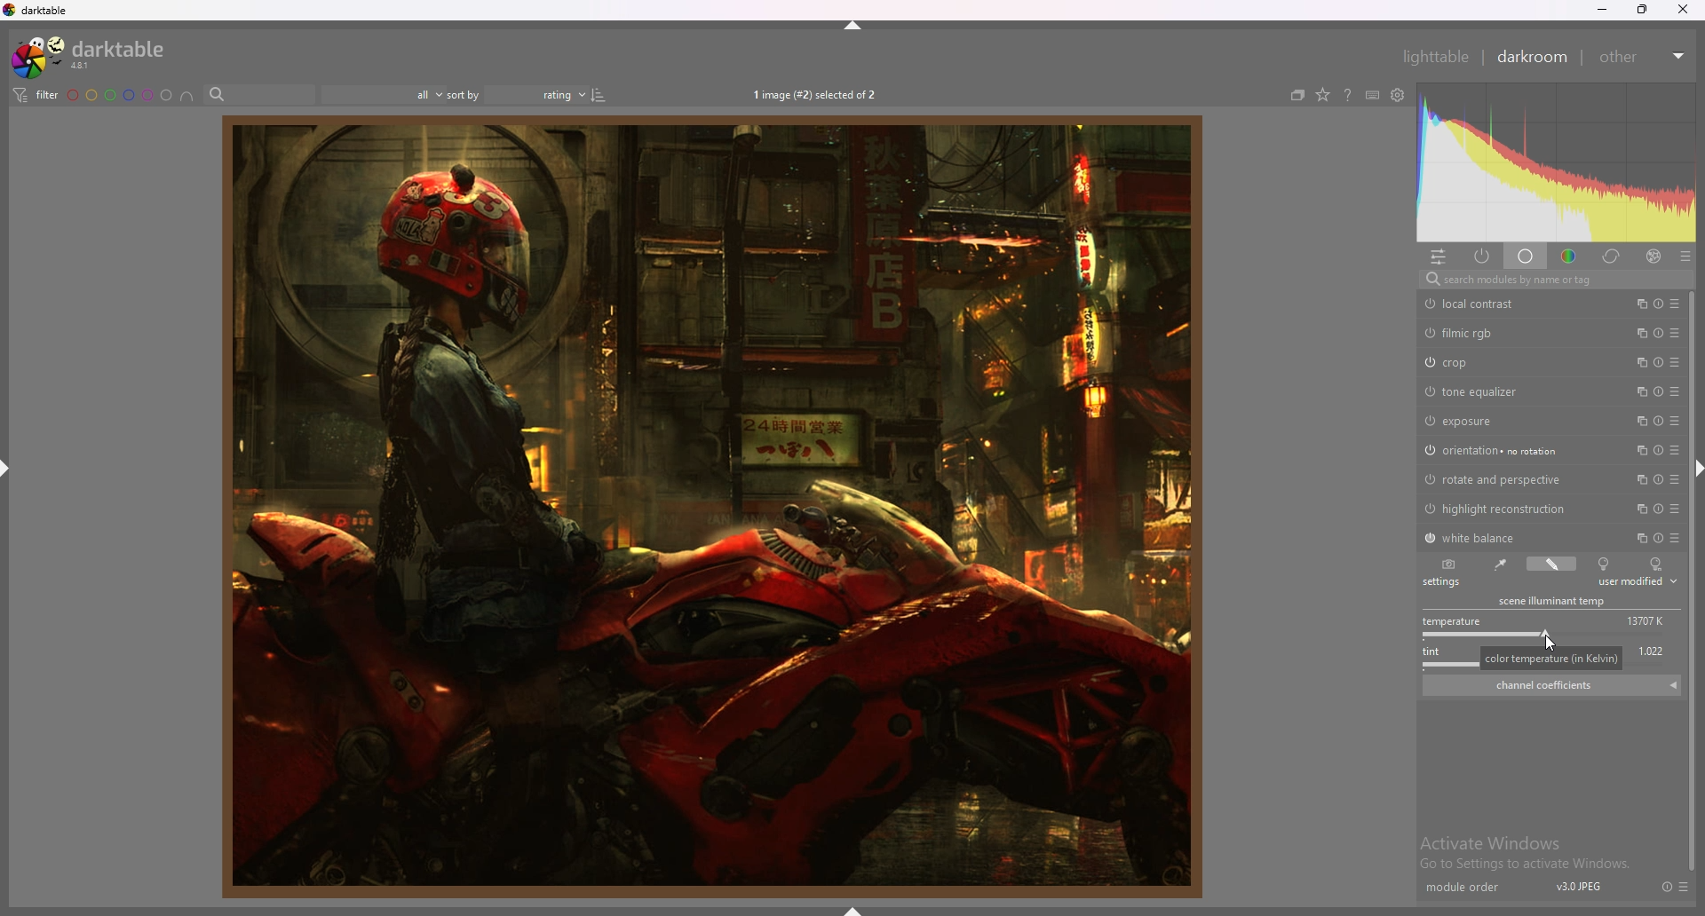 The width and height of the screenshot is (1705, 916). I want to click on camera reference point, so click(1604, 565).